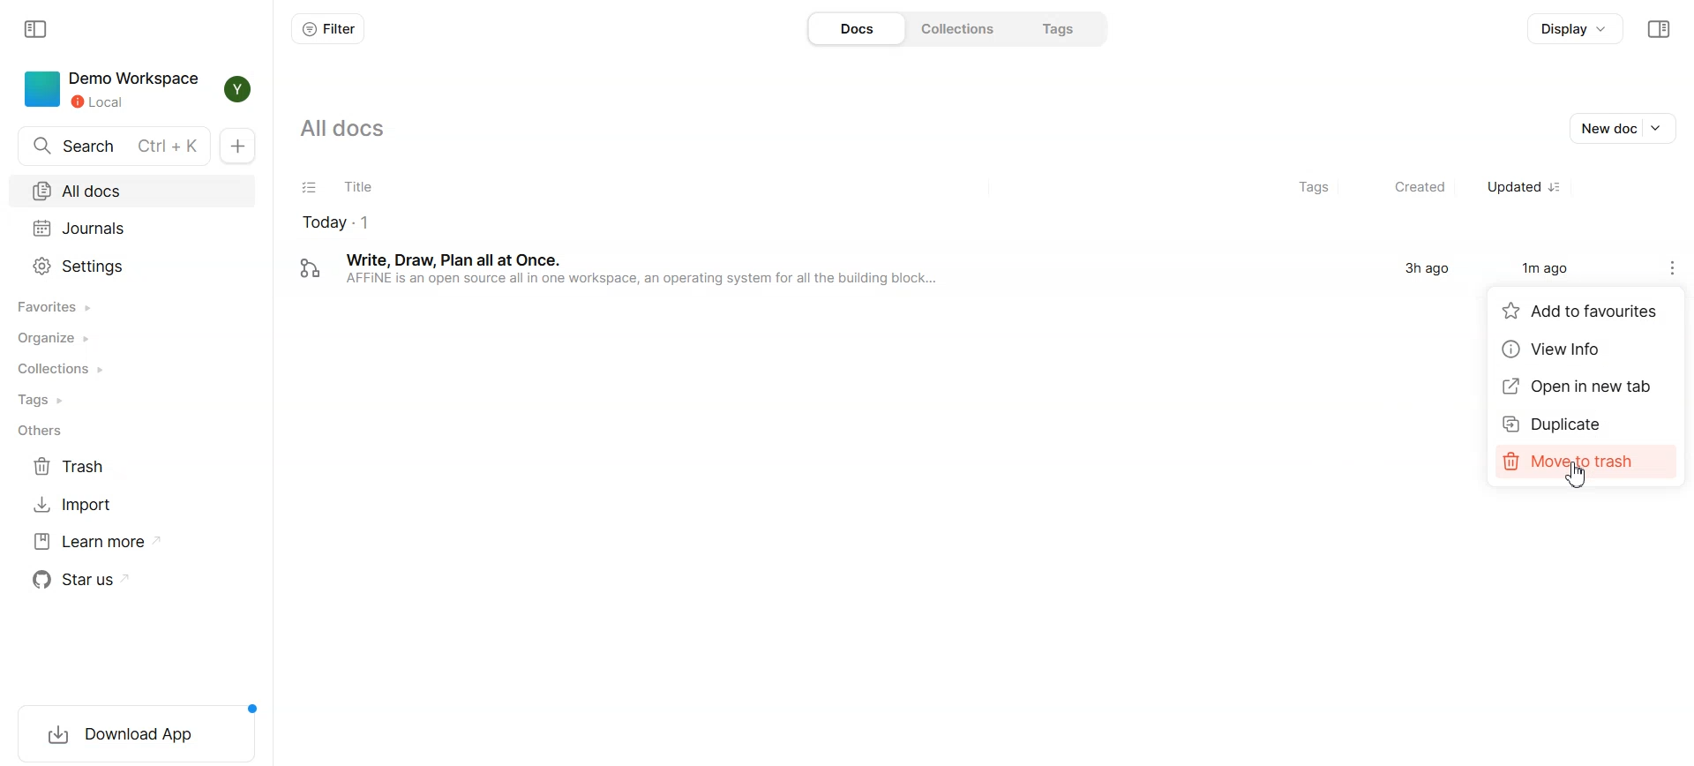  Describe the element at coordinates (132, 401) in the screenshot. I see `Tags` at that location.